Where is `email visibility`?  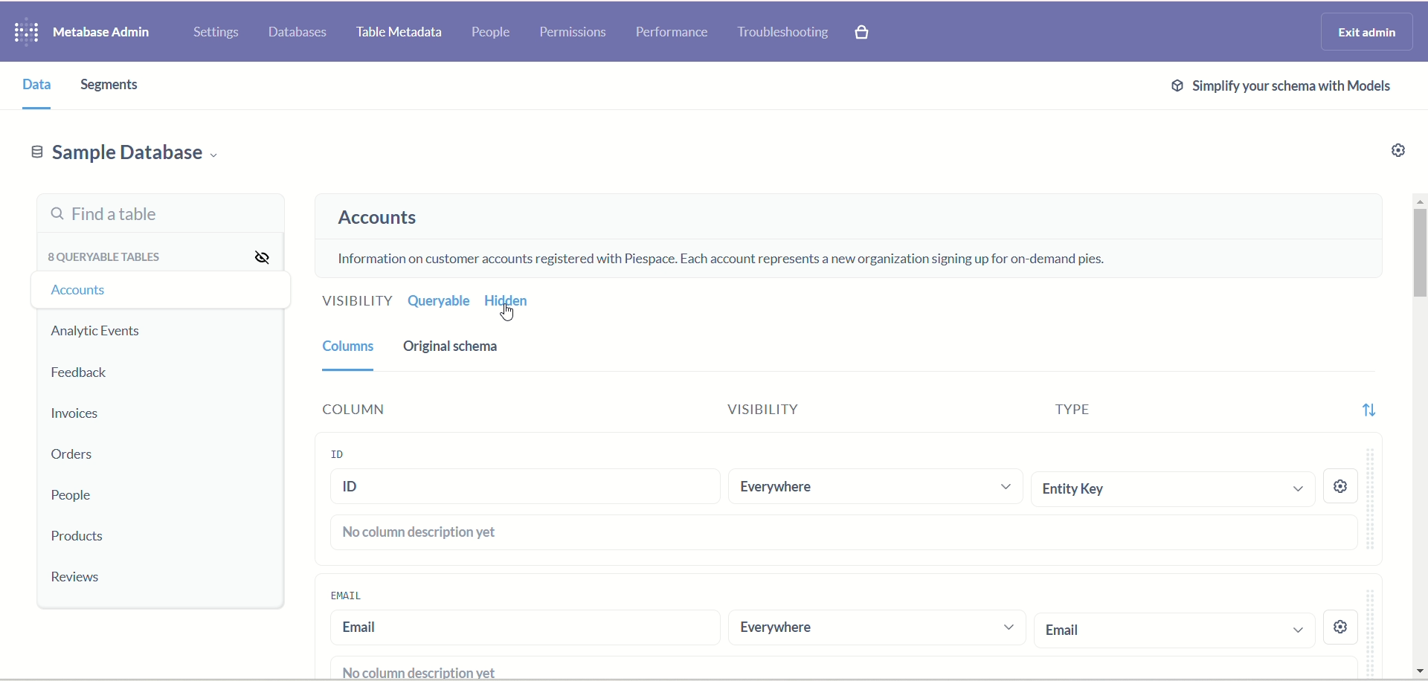
email visibility is located at coordinates (873, 628).